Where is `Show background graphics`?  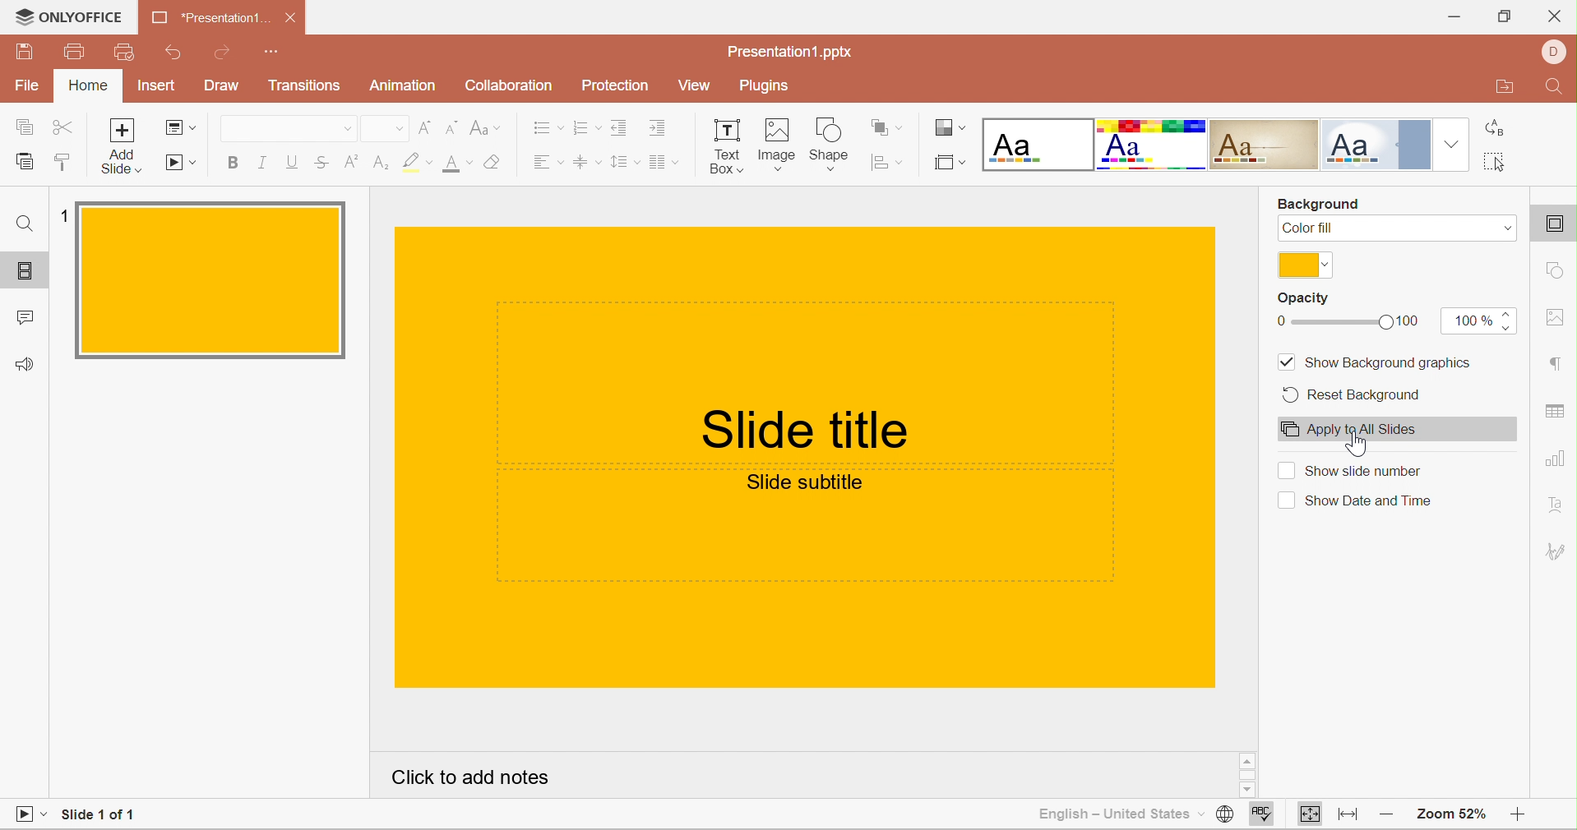
Show background graphics is located at coordinates (1377, 361).